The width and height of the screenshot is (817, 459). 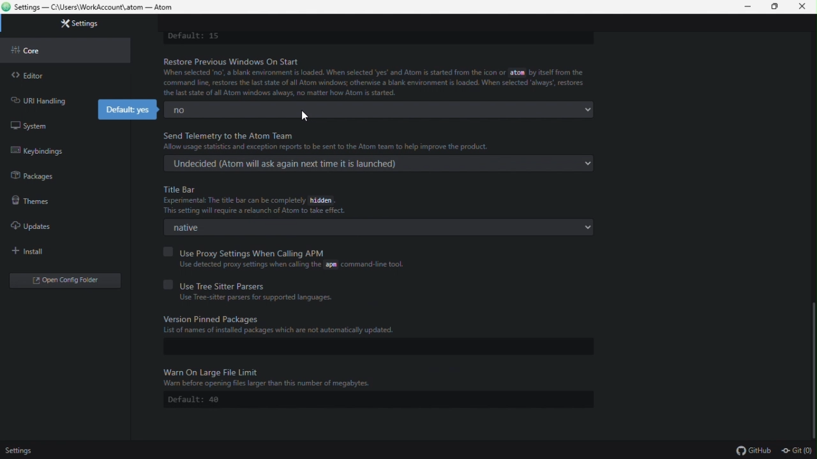 I want to click on close, so click(x=804, y=7).